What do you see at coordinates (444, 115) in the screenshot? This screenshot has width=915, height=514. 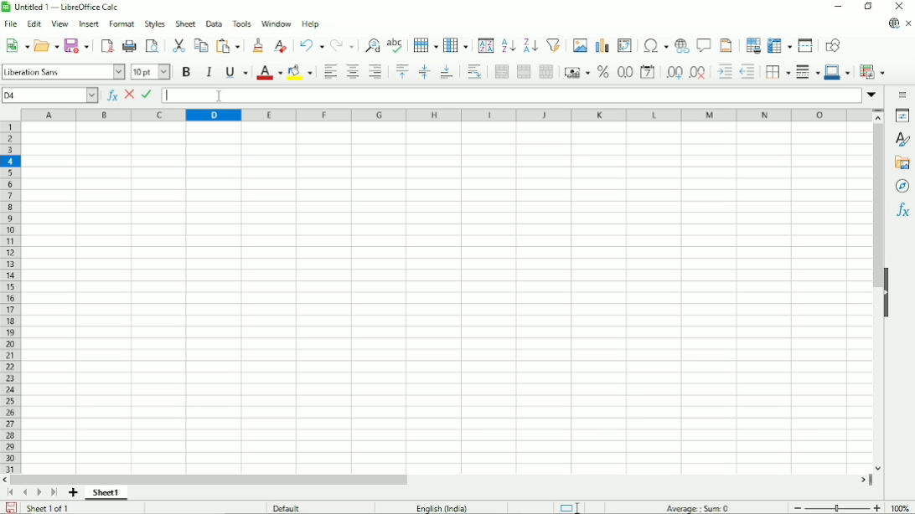 I see `Column headings` at bounding box center [444, 115].